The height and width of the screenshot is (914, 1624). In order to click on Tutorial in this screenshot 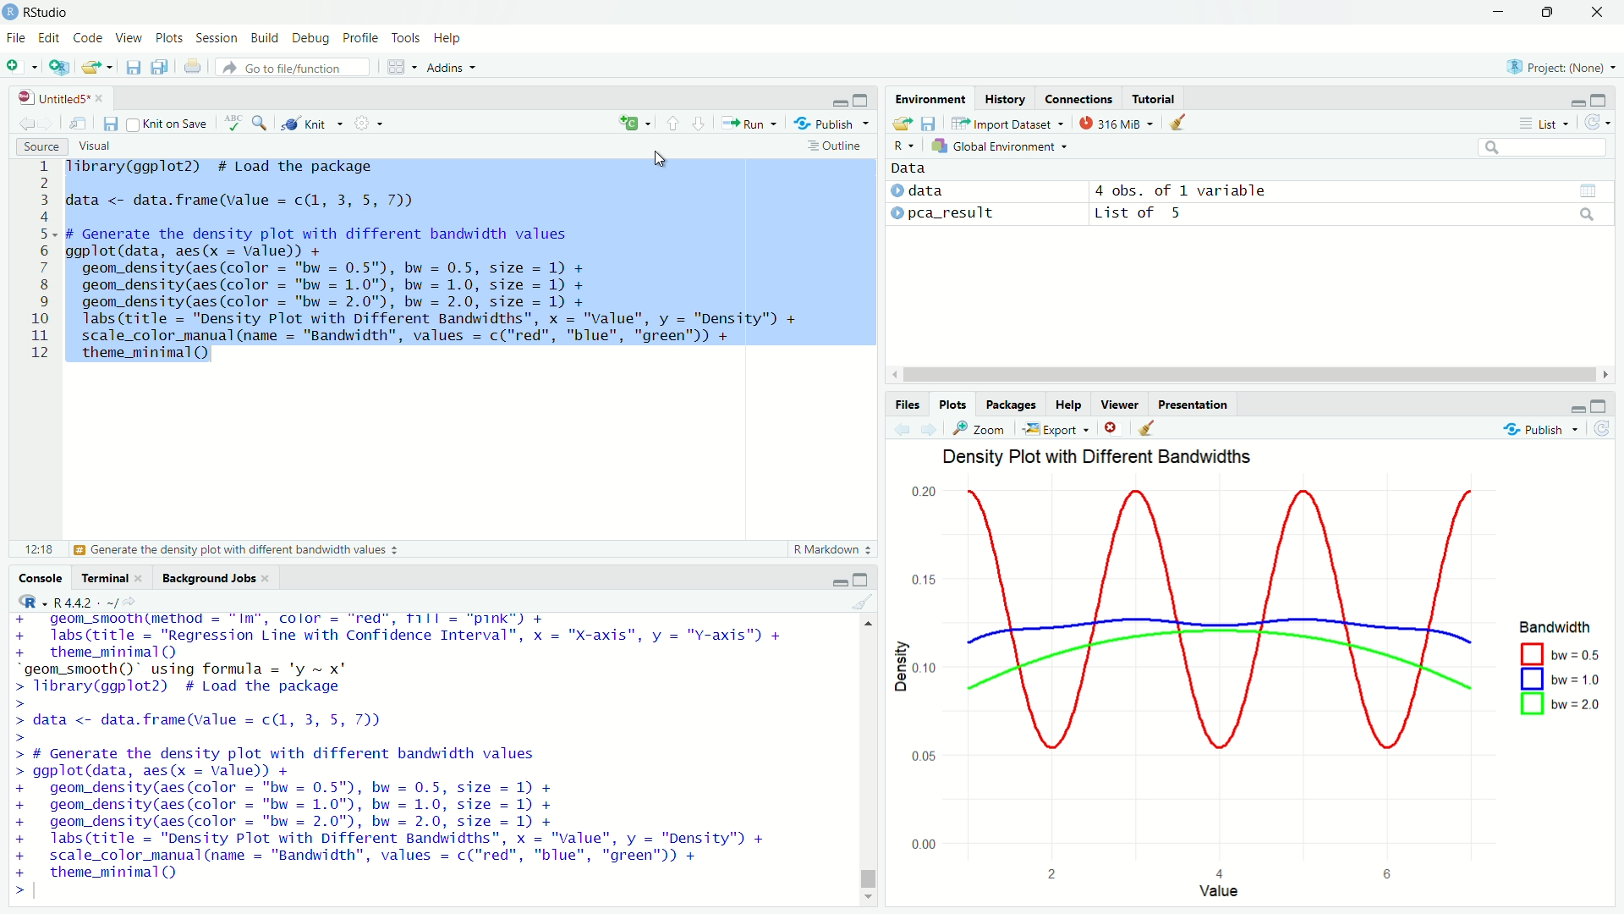, I will do `click(1154, 98)`.